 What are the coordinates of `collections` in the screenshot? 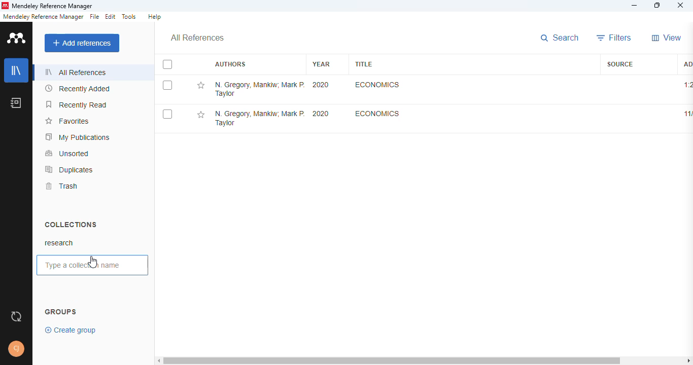 It's located at (71, 224).